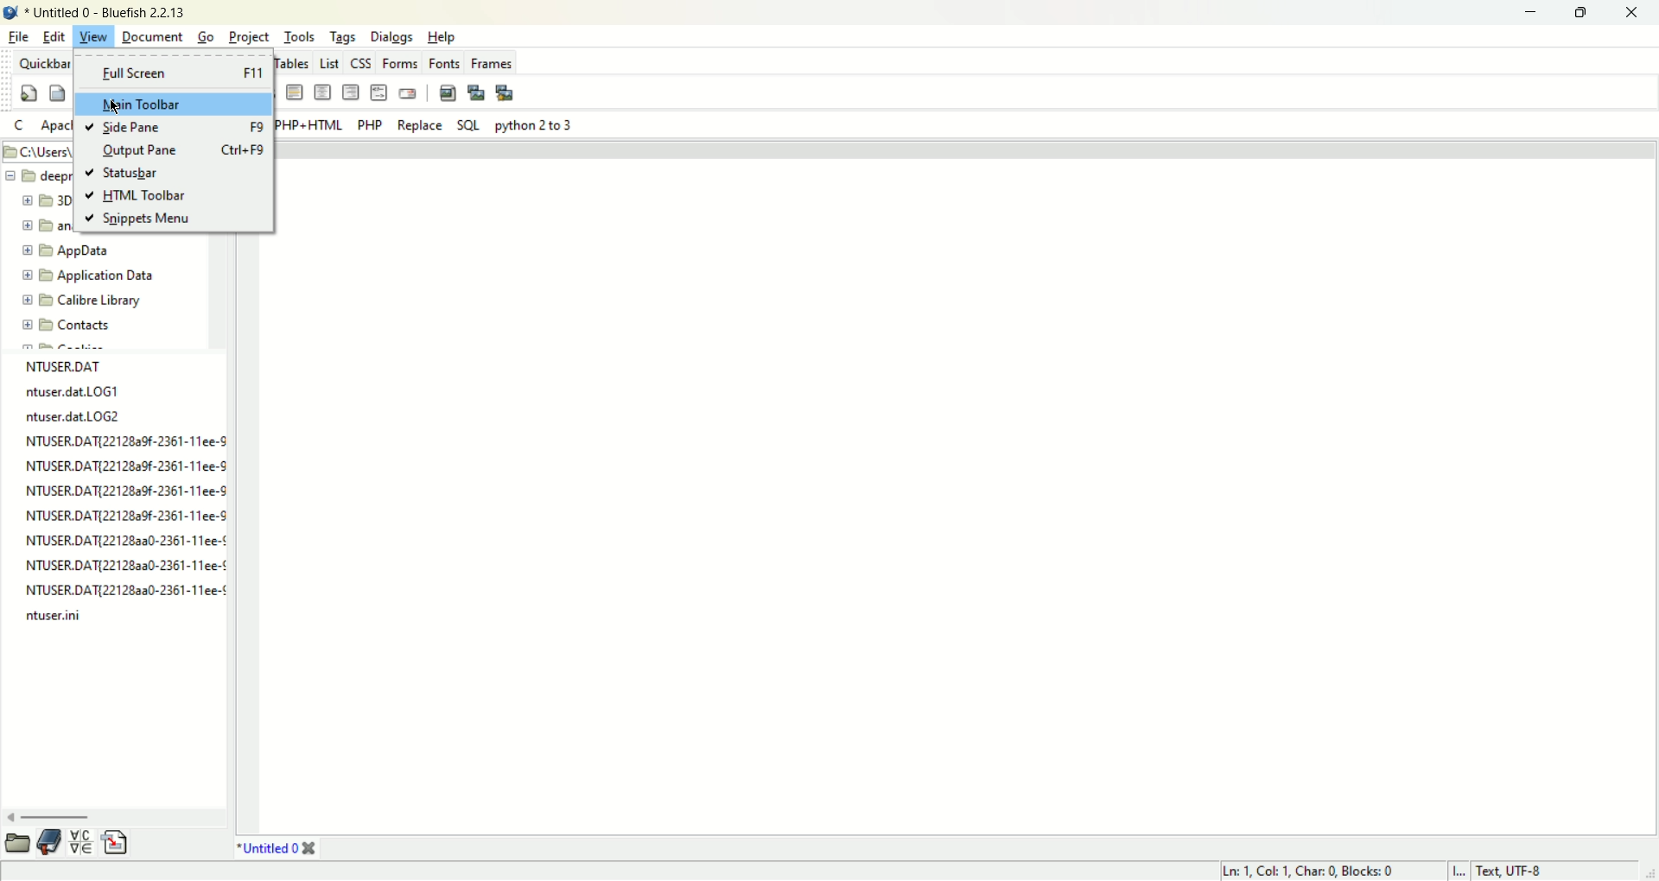 The width and height of the screenshot is (1659, 881). What do you see at coordinates (110, 11) in the screenshot?
I see `title` at bounding box center [110, 11].